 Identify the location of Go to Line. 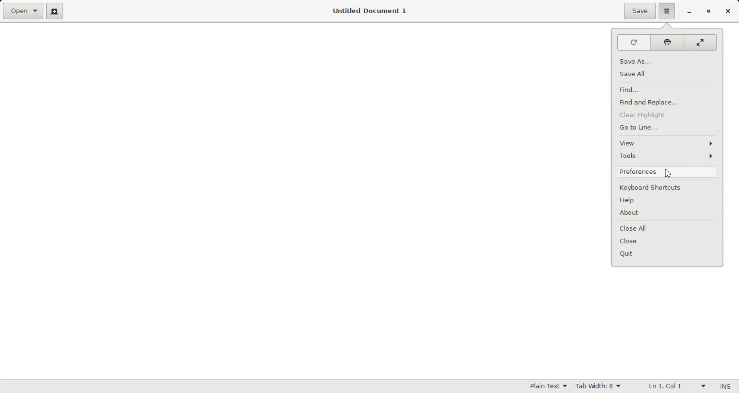
(668, 126).